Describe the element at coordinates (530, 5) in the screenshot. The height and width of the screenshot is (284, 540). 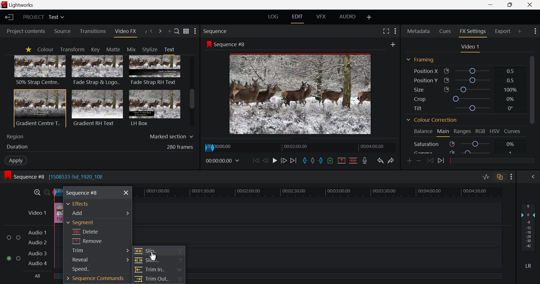
I see `Close` at that location.